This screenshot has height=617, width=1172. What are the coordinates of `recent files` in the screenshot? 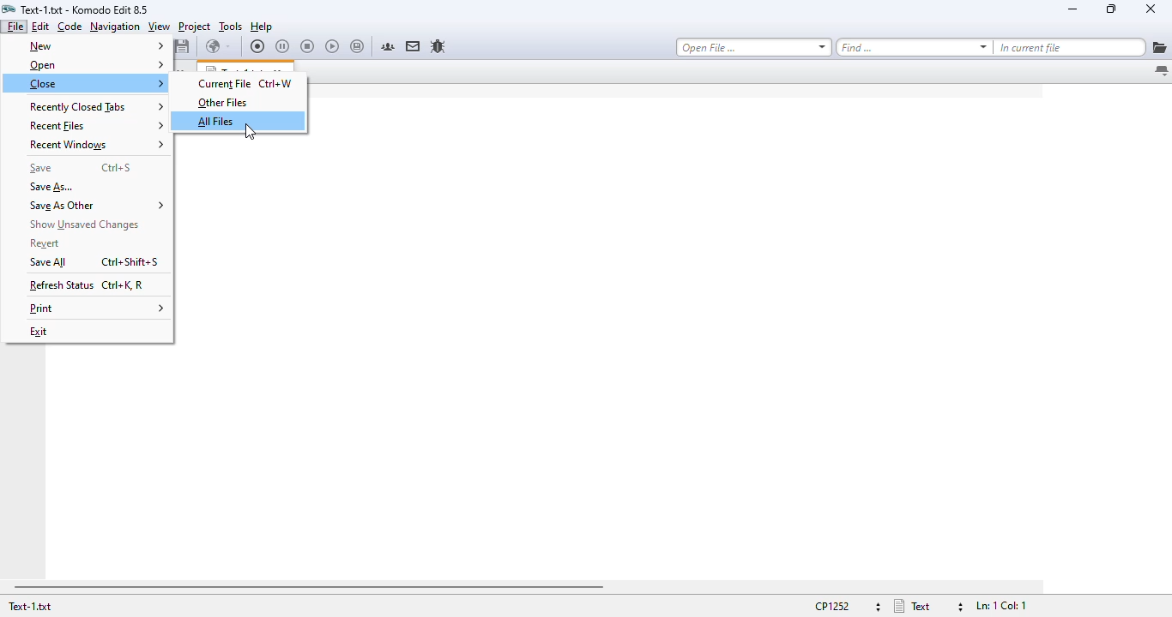 It's located at (96, 126).